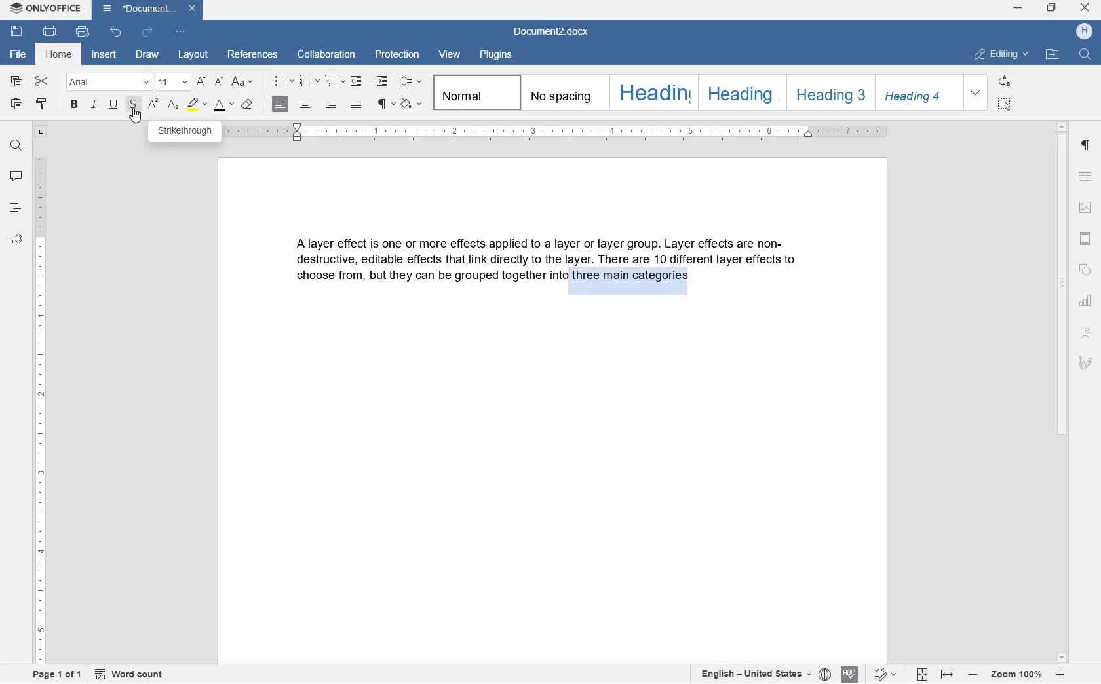 The width and height of the screenshot is (1101, 684). I want to click on quick print, so click(83, 32).